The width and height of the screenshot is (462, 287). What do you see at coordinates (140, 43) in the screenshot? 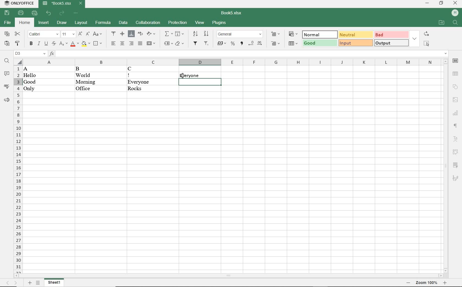
I see `justified` at bounding box center [140, 43].